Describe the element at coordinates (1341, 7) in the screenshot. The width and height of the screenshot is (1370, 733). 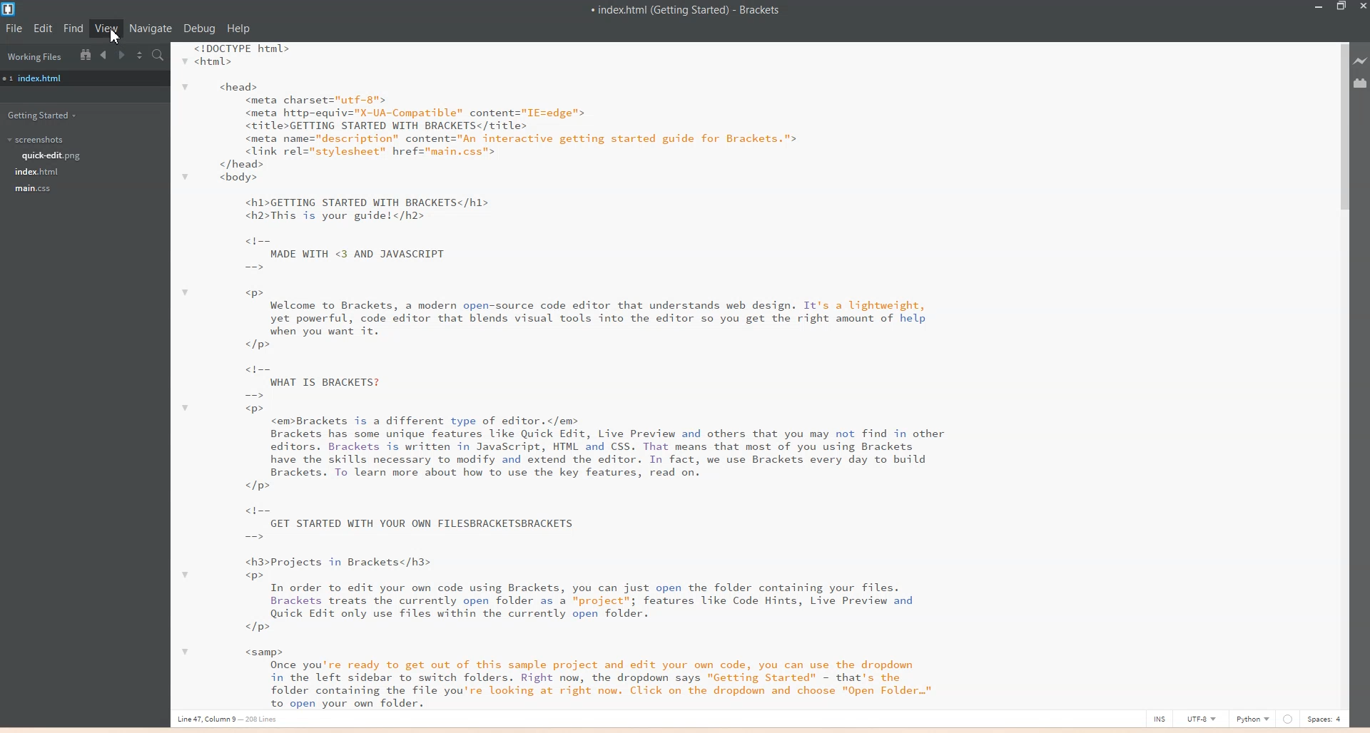
I see `Maximize` at that location.